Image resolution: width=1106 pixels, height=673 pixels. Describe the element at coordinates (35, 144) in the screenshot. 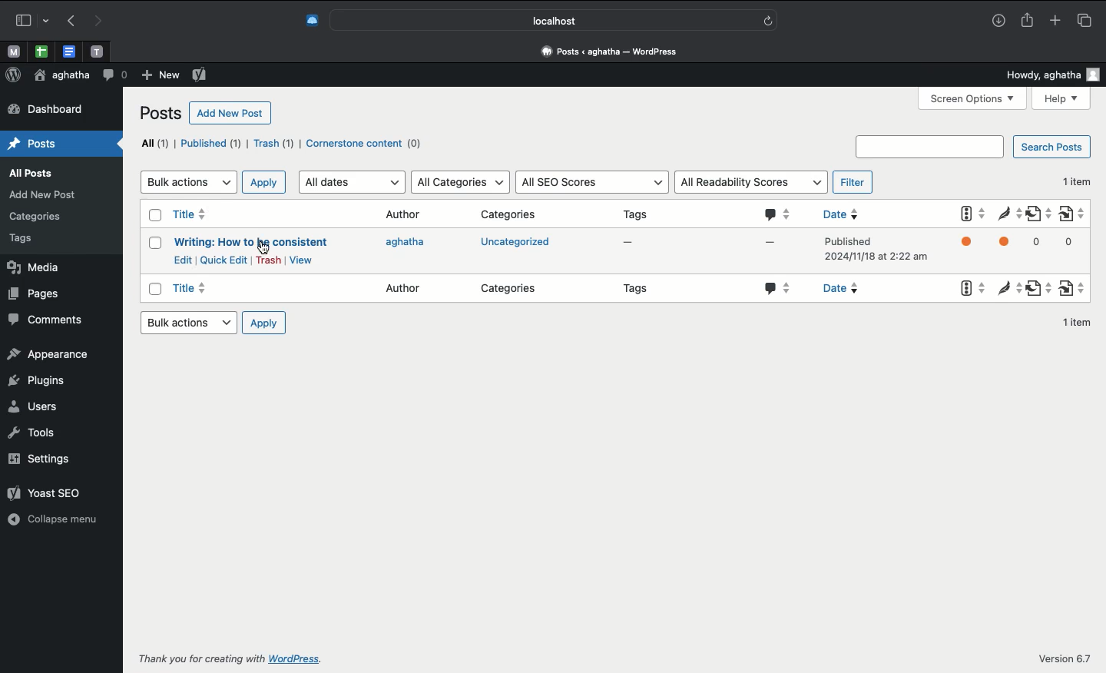

I see `posts` at that location.